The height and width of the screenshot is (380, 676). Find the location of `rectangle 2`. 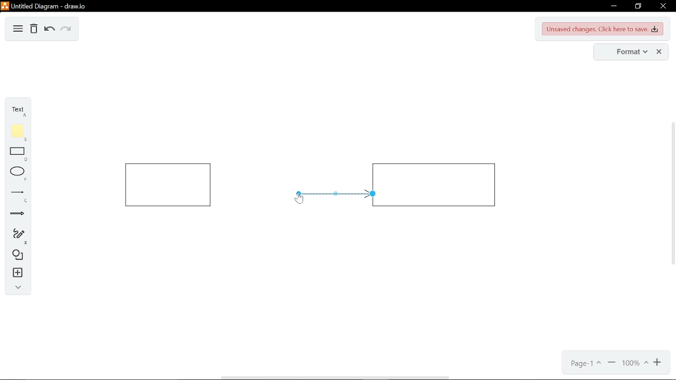

rectangle 2 is located at coordinates (438, 185).